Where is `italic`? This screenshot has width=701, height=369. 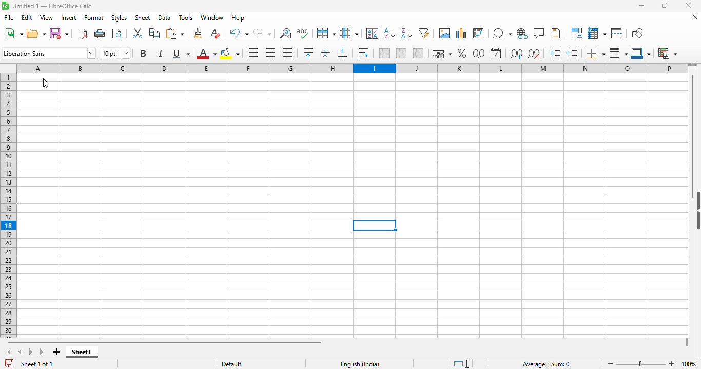
italic is located at coordinates (160, 53).